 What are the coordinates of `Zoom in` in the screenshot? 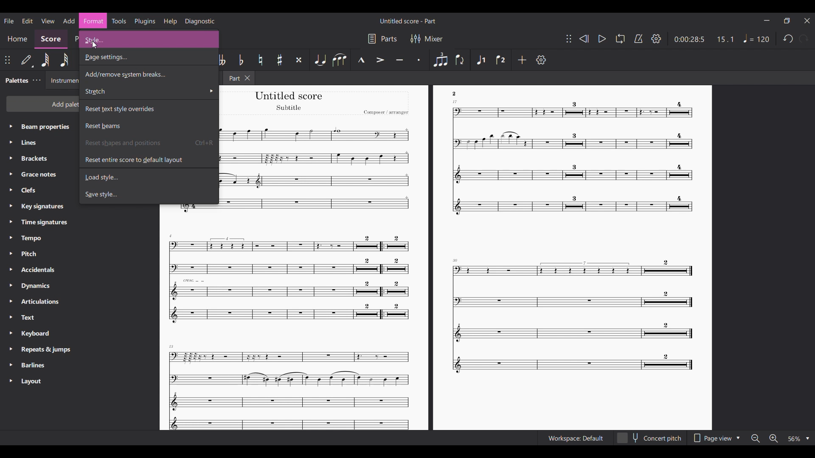 It's located at (773, 438).